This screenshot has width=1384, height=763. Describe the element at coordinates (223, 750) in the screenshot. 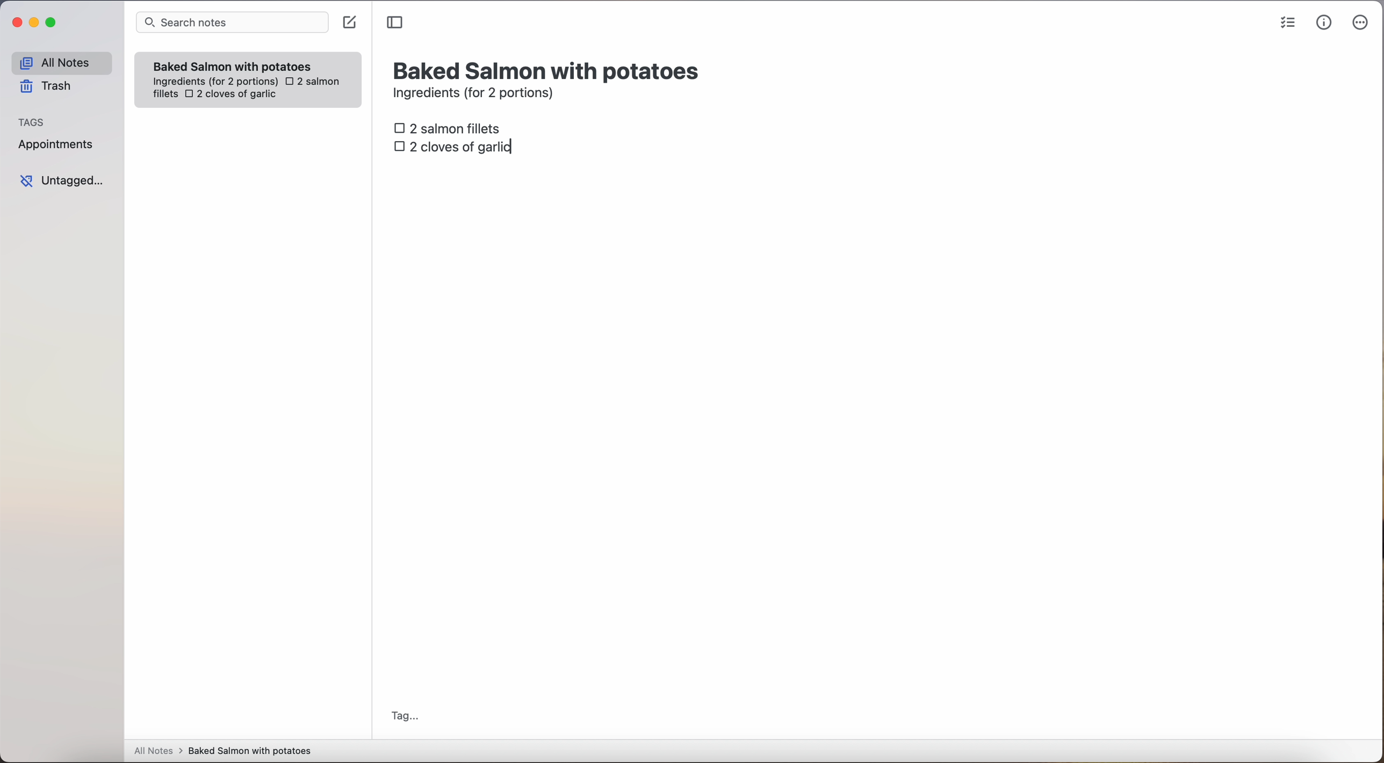

I see `all notes > baked Salmon with potatoes` at that location.